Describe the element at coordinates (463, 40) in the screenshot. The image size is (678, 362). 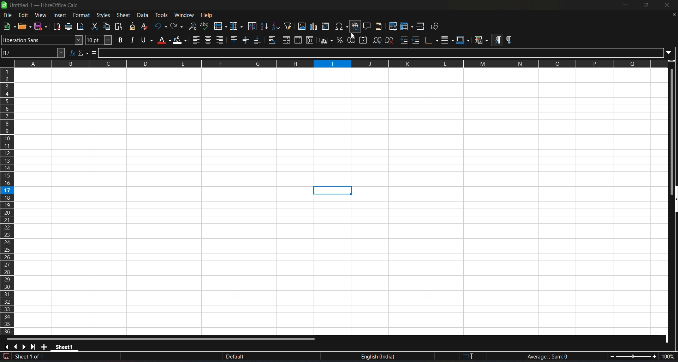
I see `border colors` at that location.